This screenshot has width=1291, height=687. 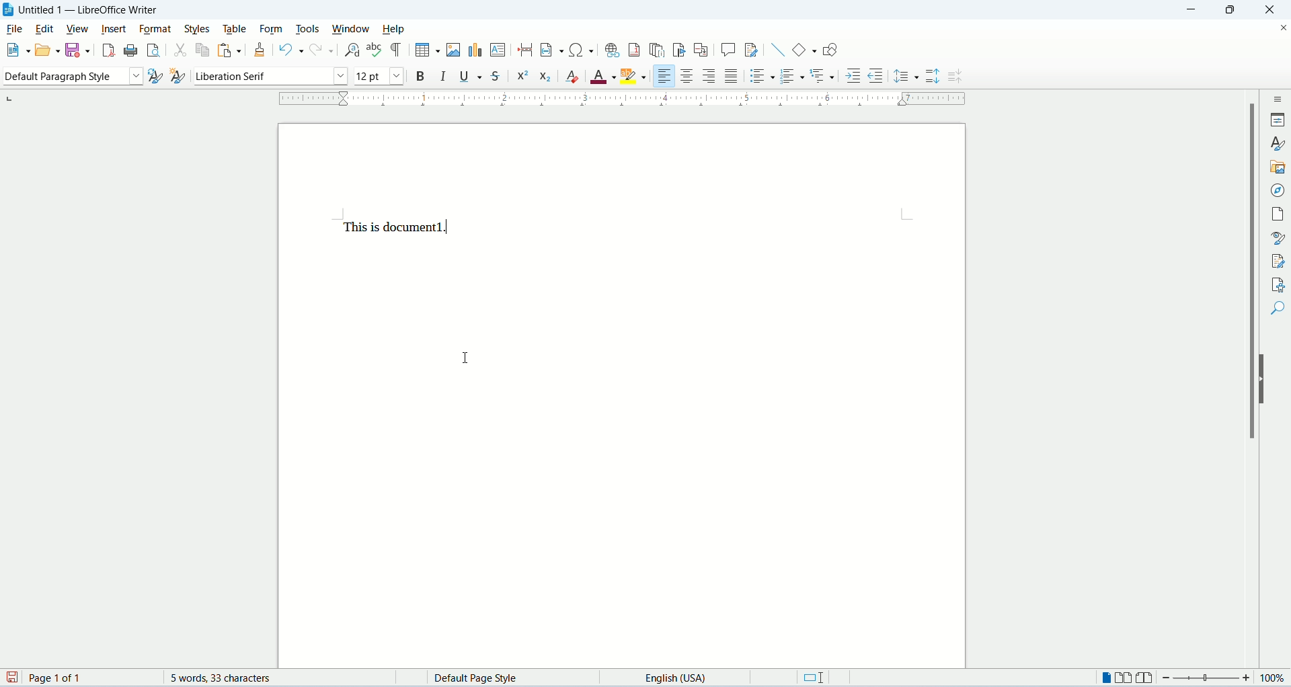 What do you see at coordinates (1275, 284) in the screenshot?
I see `accessibiltity check` at bounding box center [1275, 284].